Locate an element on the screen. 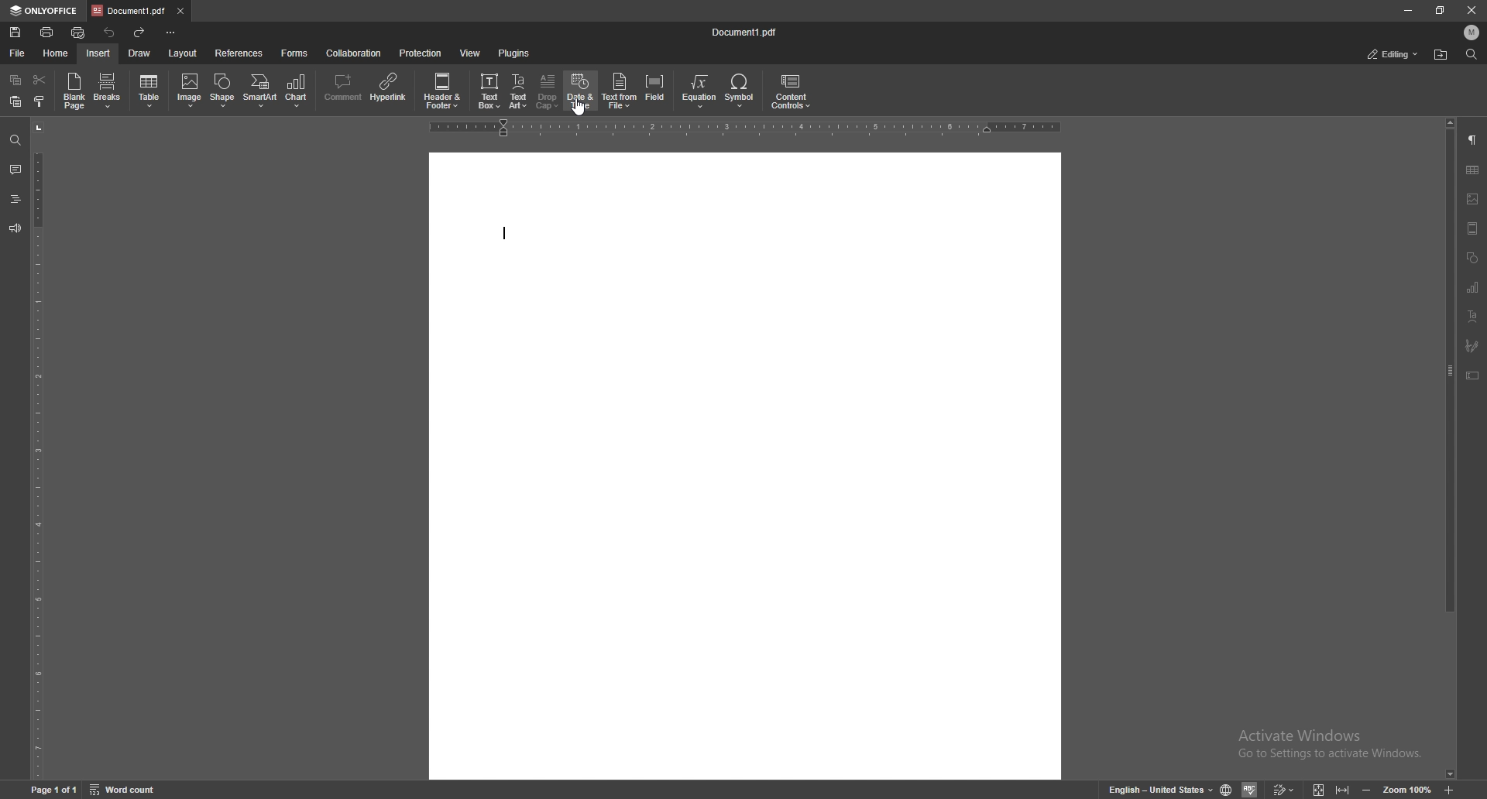 This screenshot has width=1487, height=799. paintbrush is located at coordinates (1475, 345).